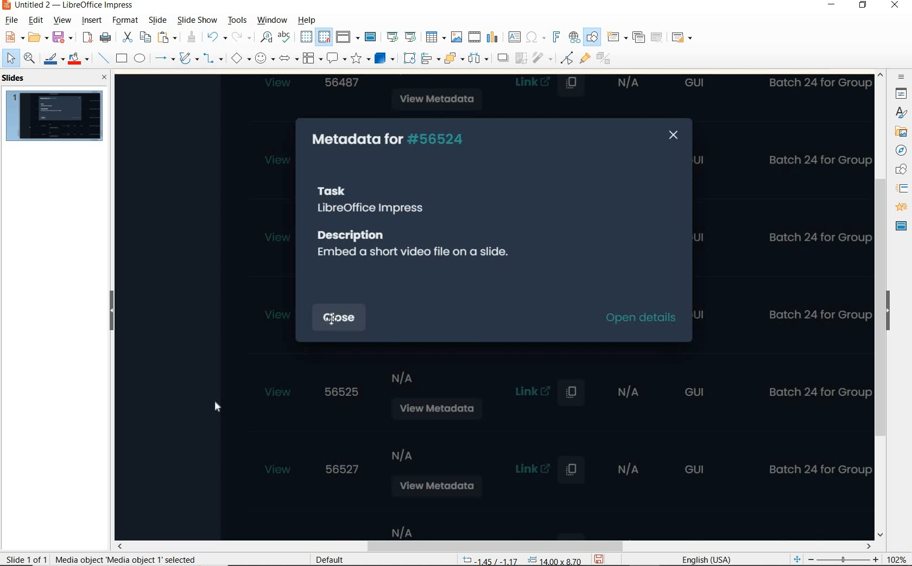 This screenshot has height=566, width=912. I want to click on NEW SLIDE, so click(617, 36).